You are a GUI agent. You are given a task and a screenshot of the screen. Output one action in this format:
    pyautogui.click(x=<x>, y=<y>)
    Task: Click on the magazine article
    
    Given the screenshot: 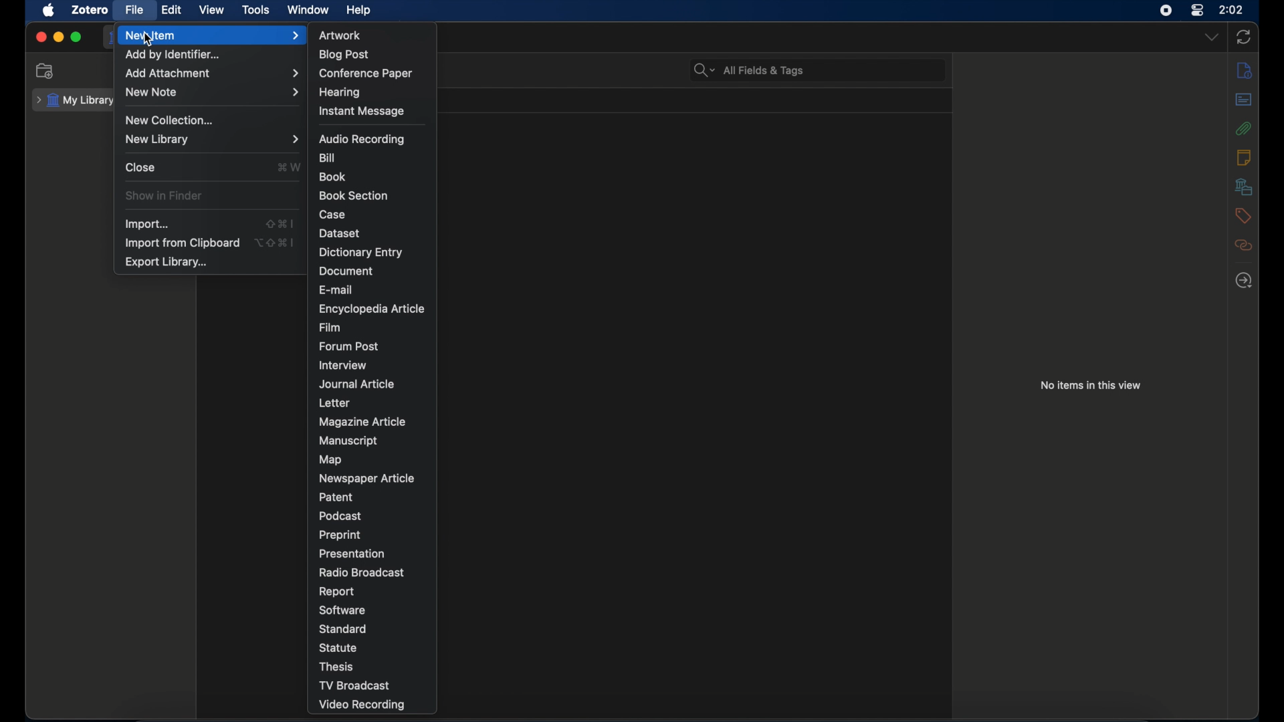 What is the action you would take?
    pyautogui.click(x=362, y=421)
    